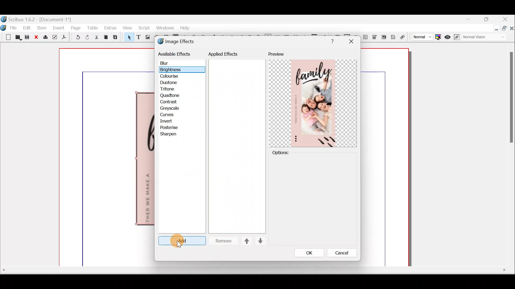  Describe the element at coordinates (506, 20) in the screenshot. I see `Close` at that location.